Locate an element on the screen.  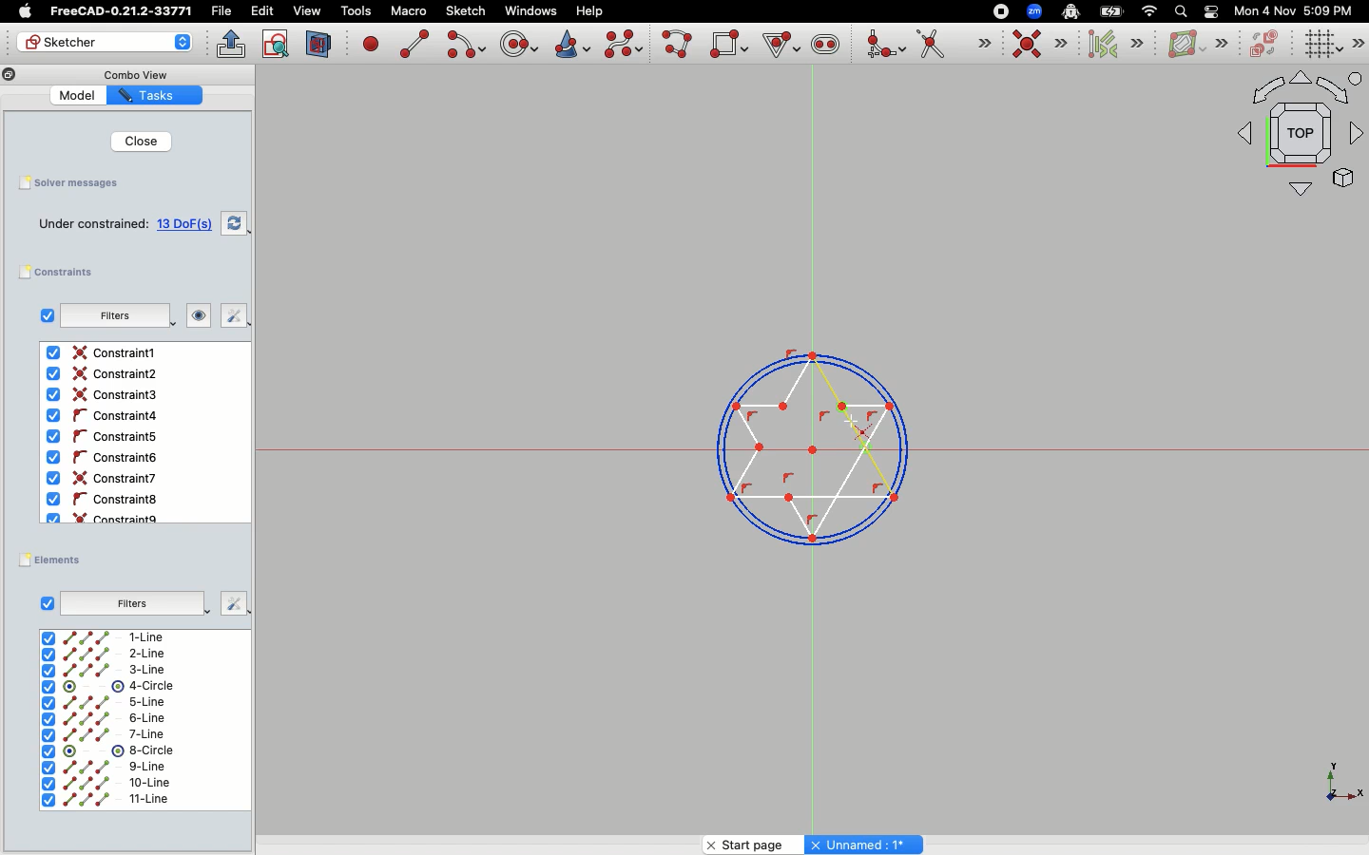
Tasks is located at coordinates (155, 96).